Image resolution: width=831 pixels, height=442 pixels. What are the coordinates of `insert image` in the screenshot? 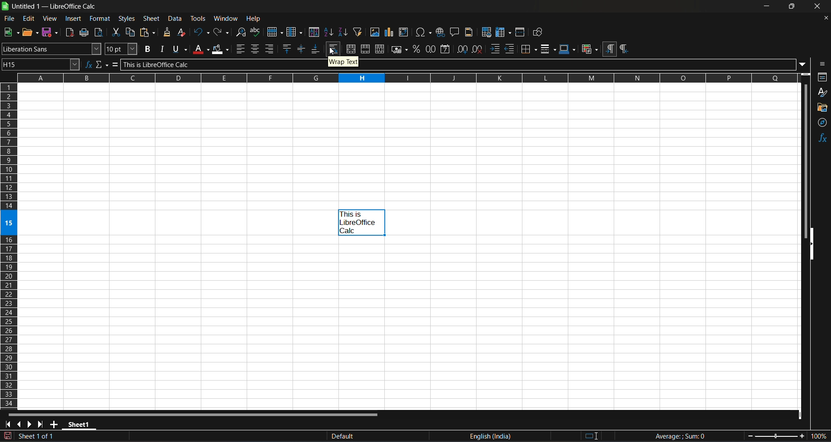 It's located at (375, 32).